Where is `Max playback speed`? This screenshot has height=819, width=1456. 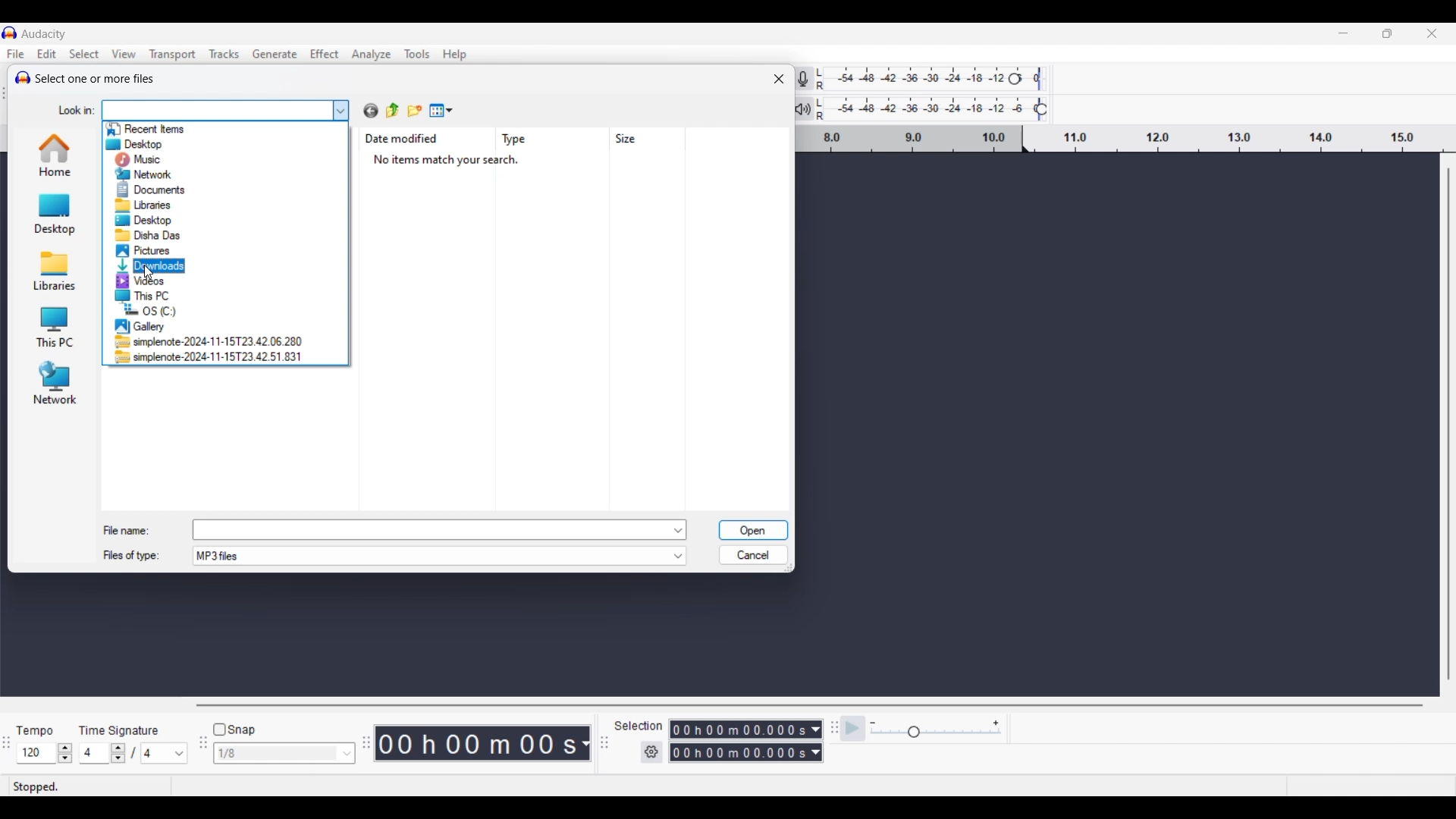 Max playback speed is located at coordinates (996, 723).